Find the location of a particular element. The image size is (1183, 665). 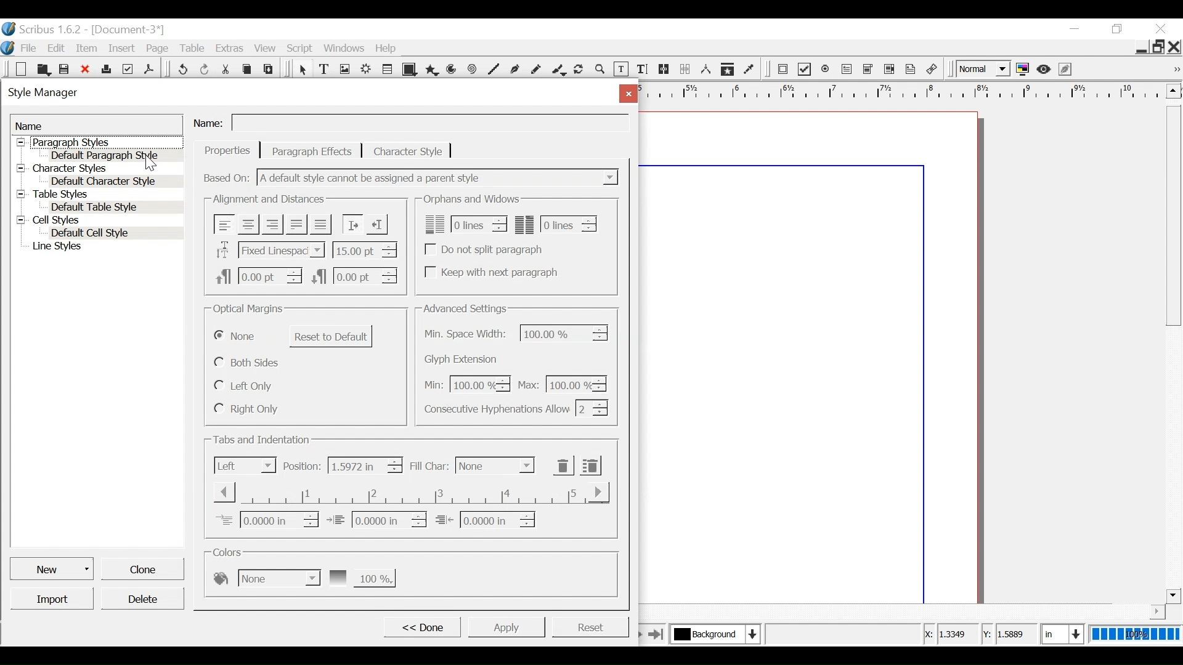

Push indent Right is located at coordinates (352, 224).